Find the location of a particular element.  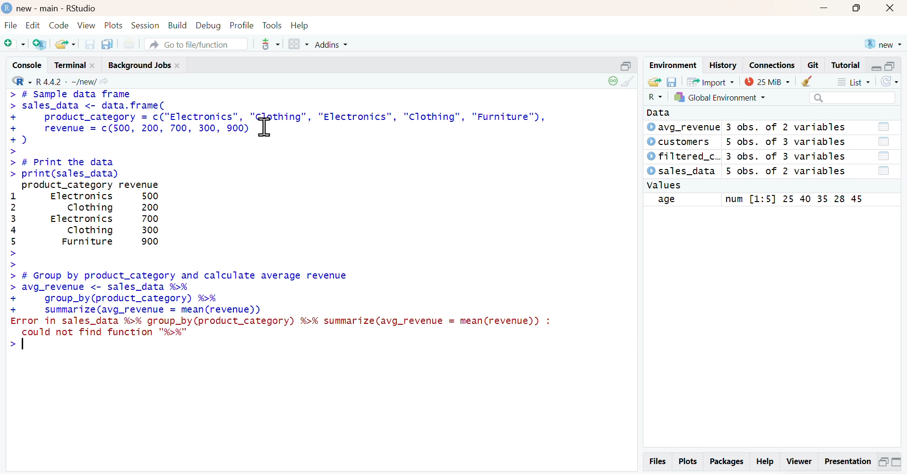

Packages is located at coordinates (726, 462).